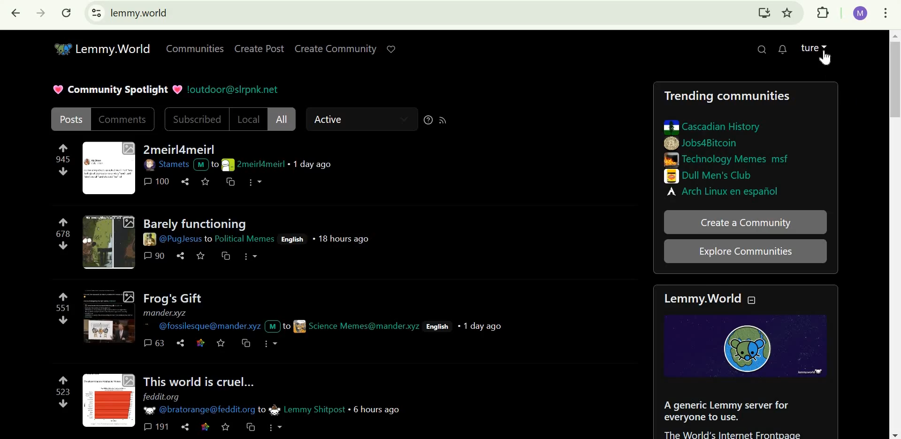 The height and width of the screenshot is (439, 901). I want to click on cursor, so click(826, 61).